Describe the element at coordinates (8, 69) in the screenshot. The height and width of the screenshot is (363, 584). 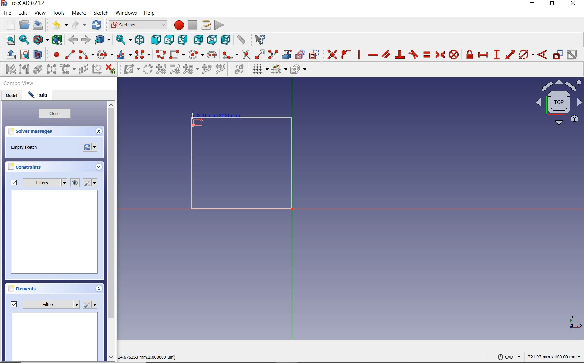
I see `select associated constraints` at that location.